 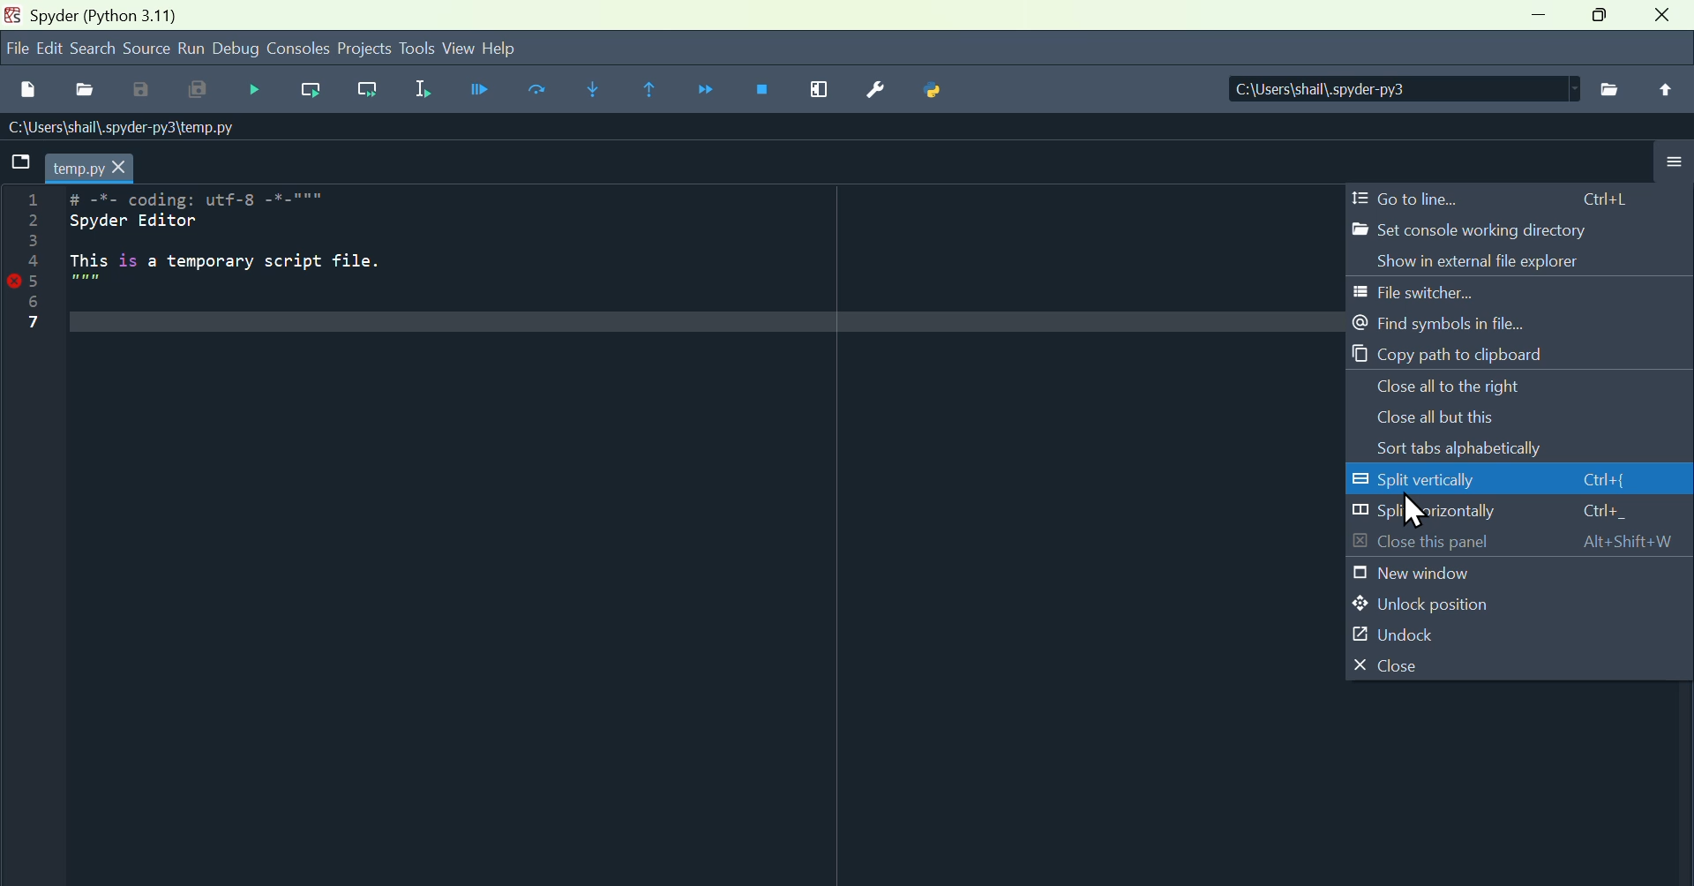 I want to click on Close all to the right, so click(x=1510, y=390).